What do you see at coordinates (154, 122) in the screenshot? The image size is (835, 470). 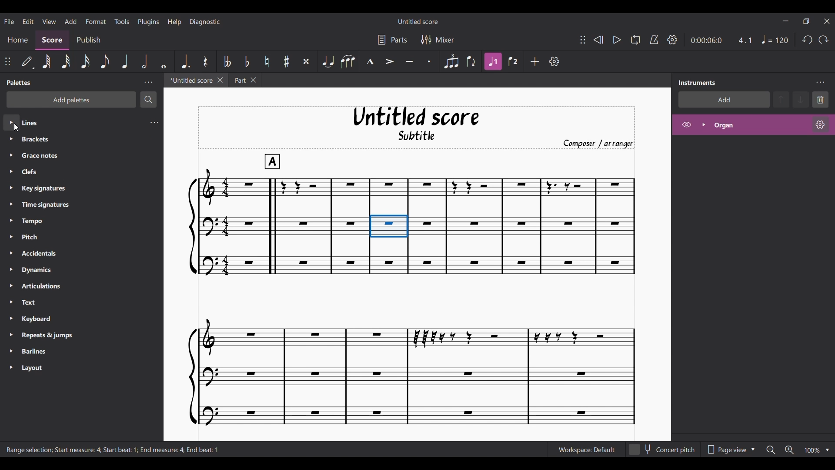 I see `Line palette settings` at bounding box center [154, 122].